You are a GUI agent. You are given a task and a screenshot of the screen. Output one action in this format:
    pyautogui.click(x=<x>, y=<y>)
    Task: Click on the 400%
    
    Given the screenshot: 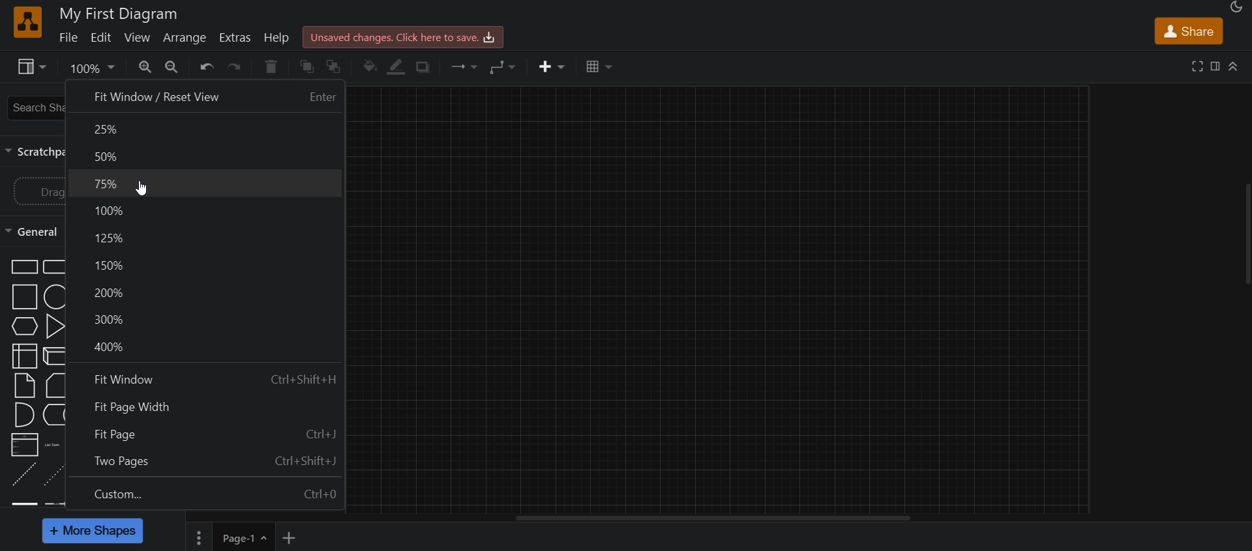 What is the action you would take?
    pyautogui.click(x=208, y=348)
    